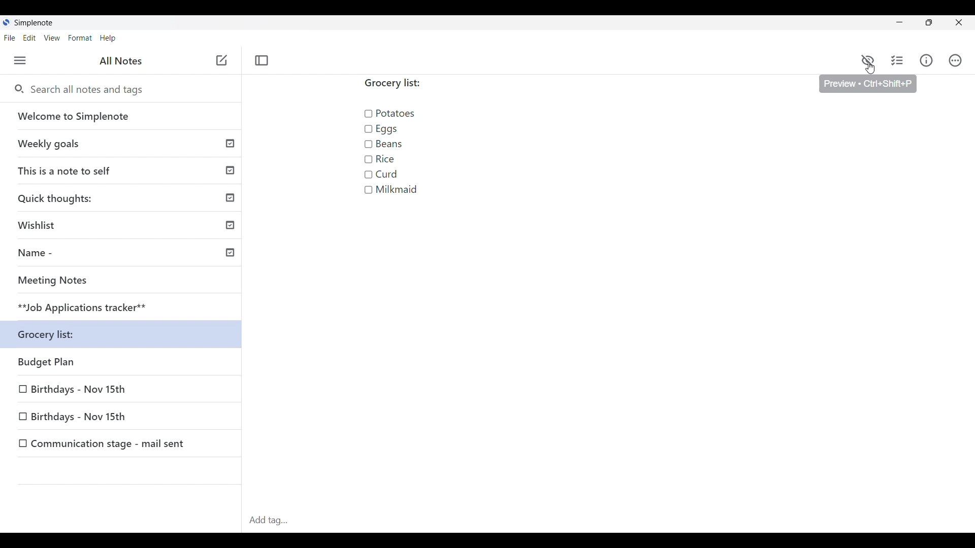 This screenshot has height=548, width=975. What do you see at coordinates (221, 60) in the screenshot?
I see `Click to add note` at bounding box center [221, 60].